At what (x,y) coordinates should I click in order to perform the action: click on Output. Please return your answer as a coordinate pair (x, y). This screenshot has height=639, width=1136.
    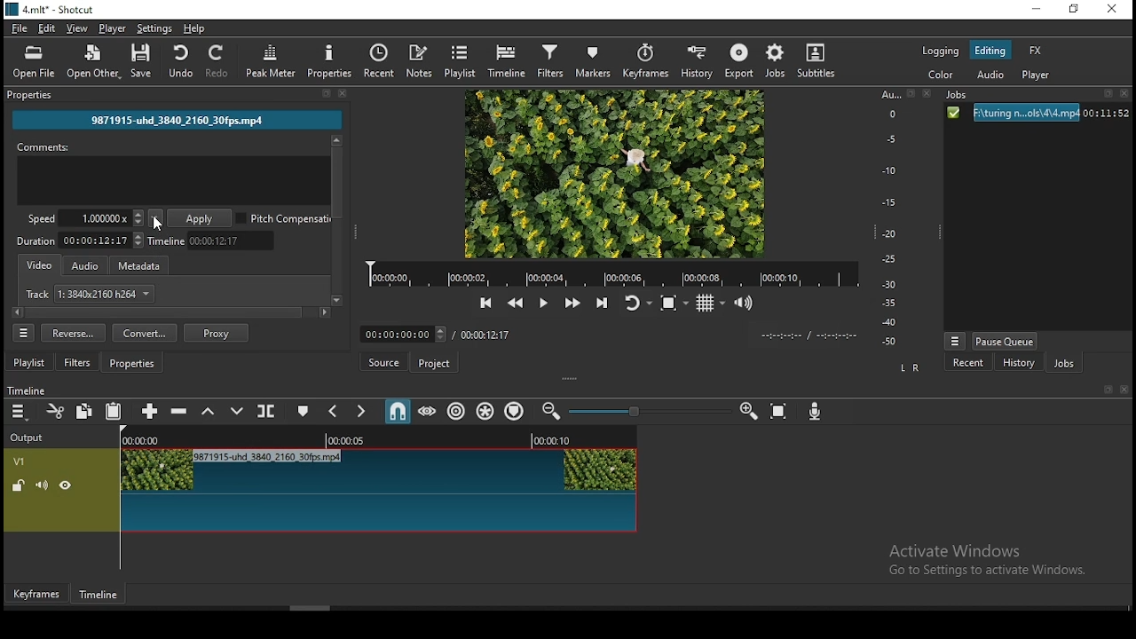
    Looking at the image, I should click on (28, 437).